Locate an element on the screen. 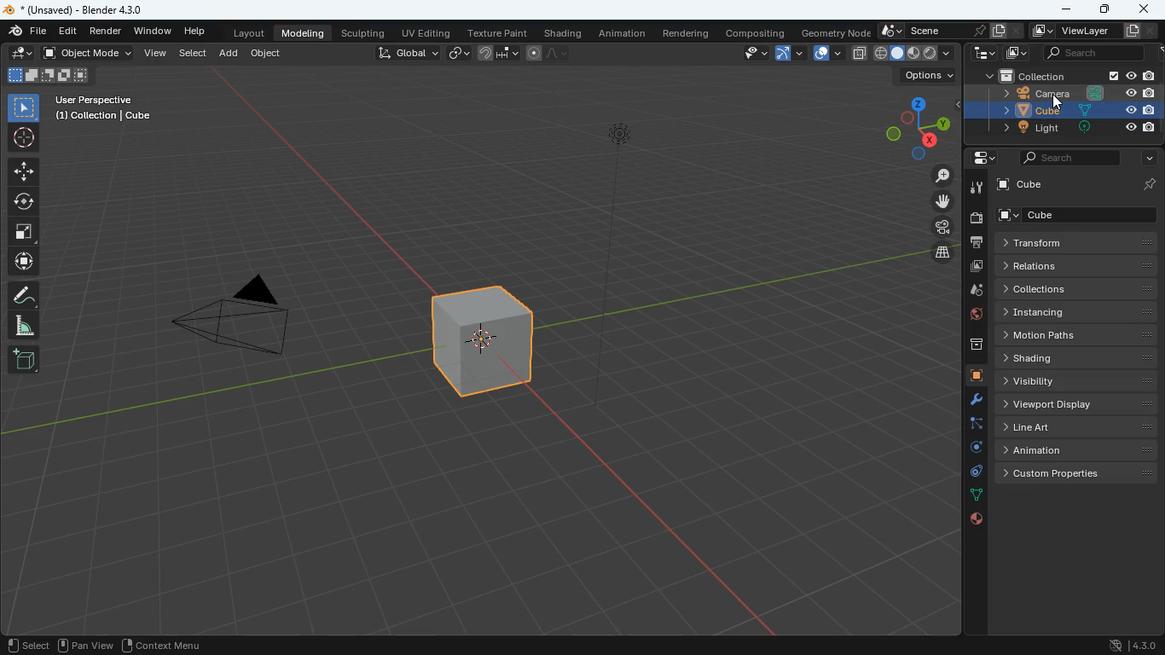 The image size is (1165, 655). instancing is located at coordinates (1077, 311).